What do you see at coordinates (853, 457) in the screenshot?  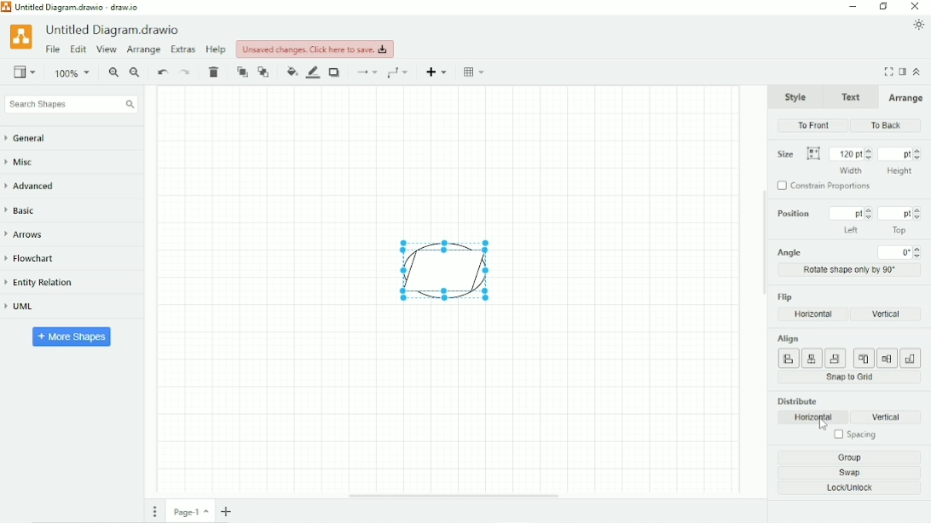 I see `Group` at bounding box center [853, 457].